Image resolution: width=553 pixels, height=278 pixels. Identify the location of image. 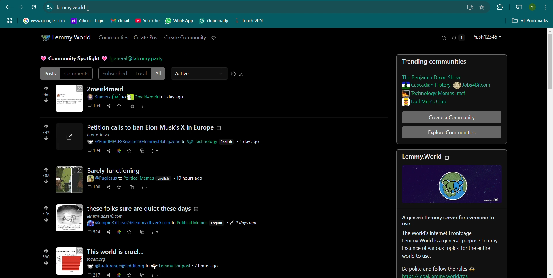
(69, 179).